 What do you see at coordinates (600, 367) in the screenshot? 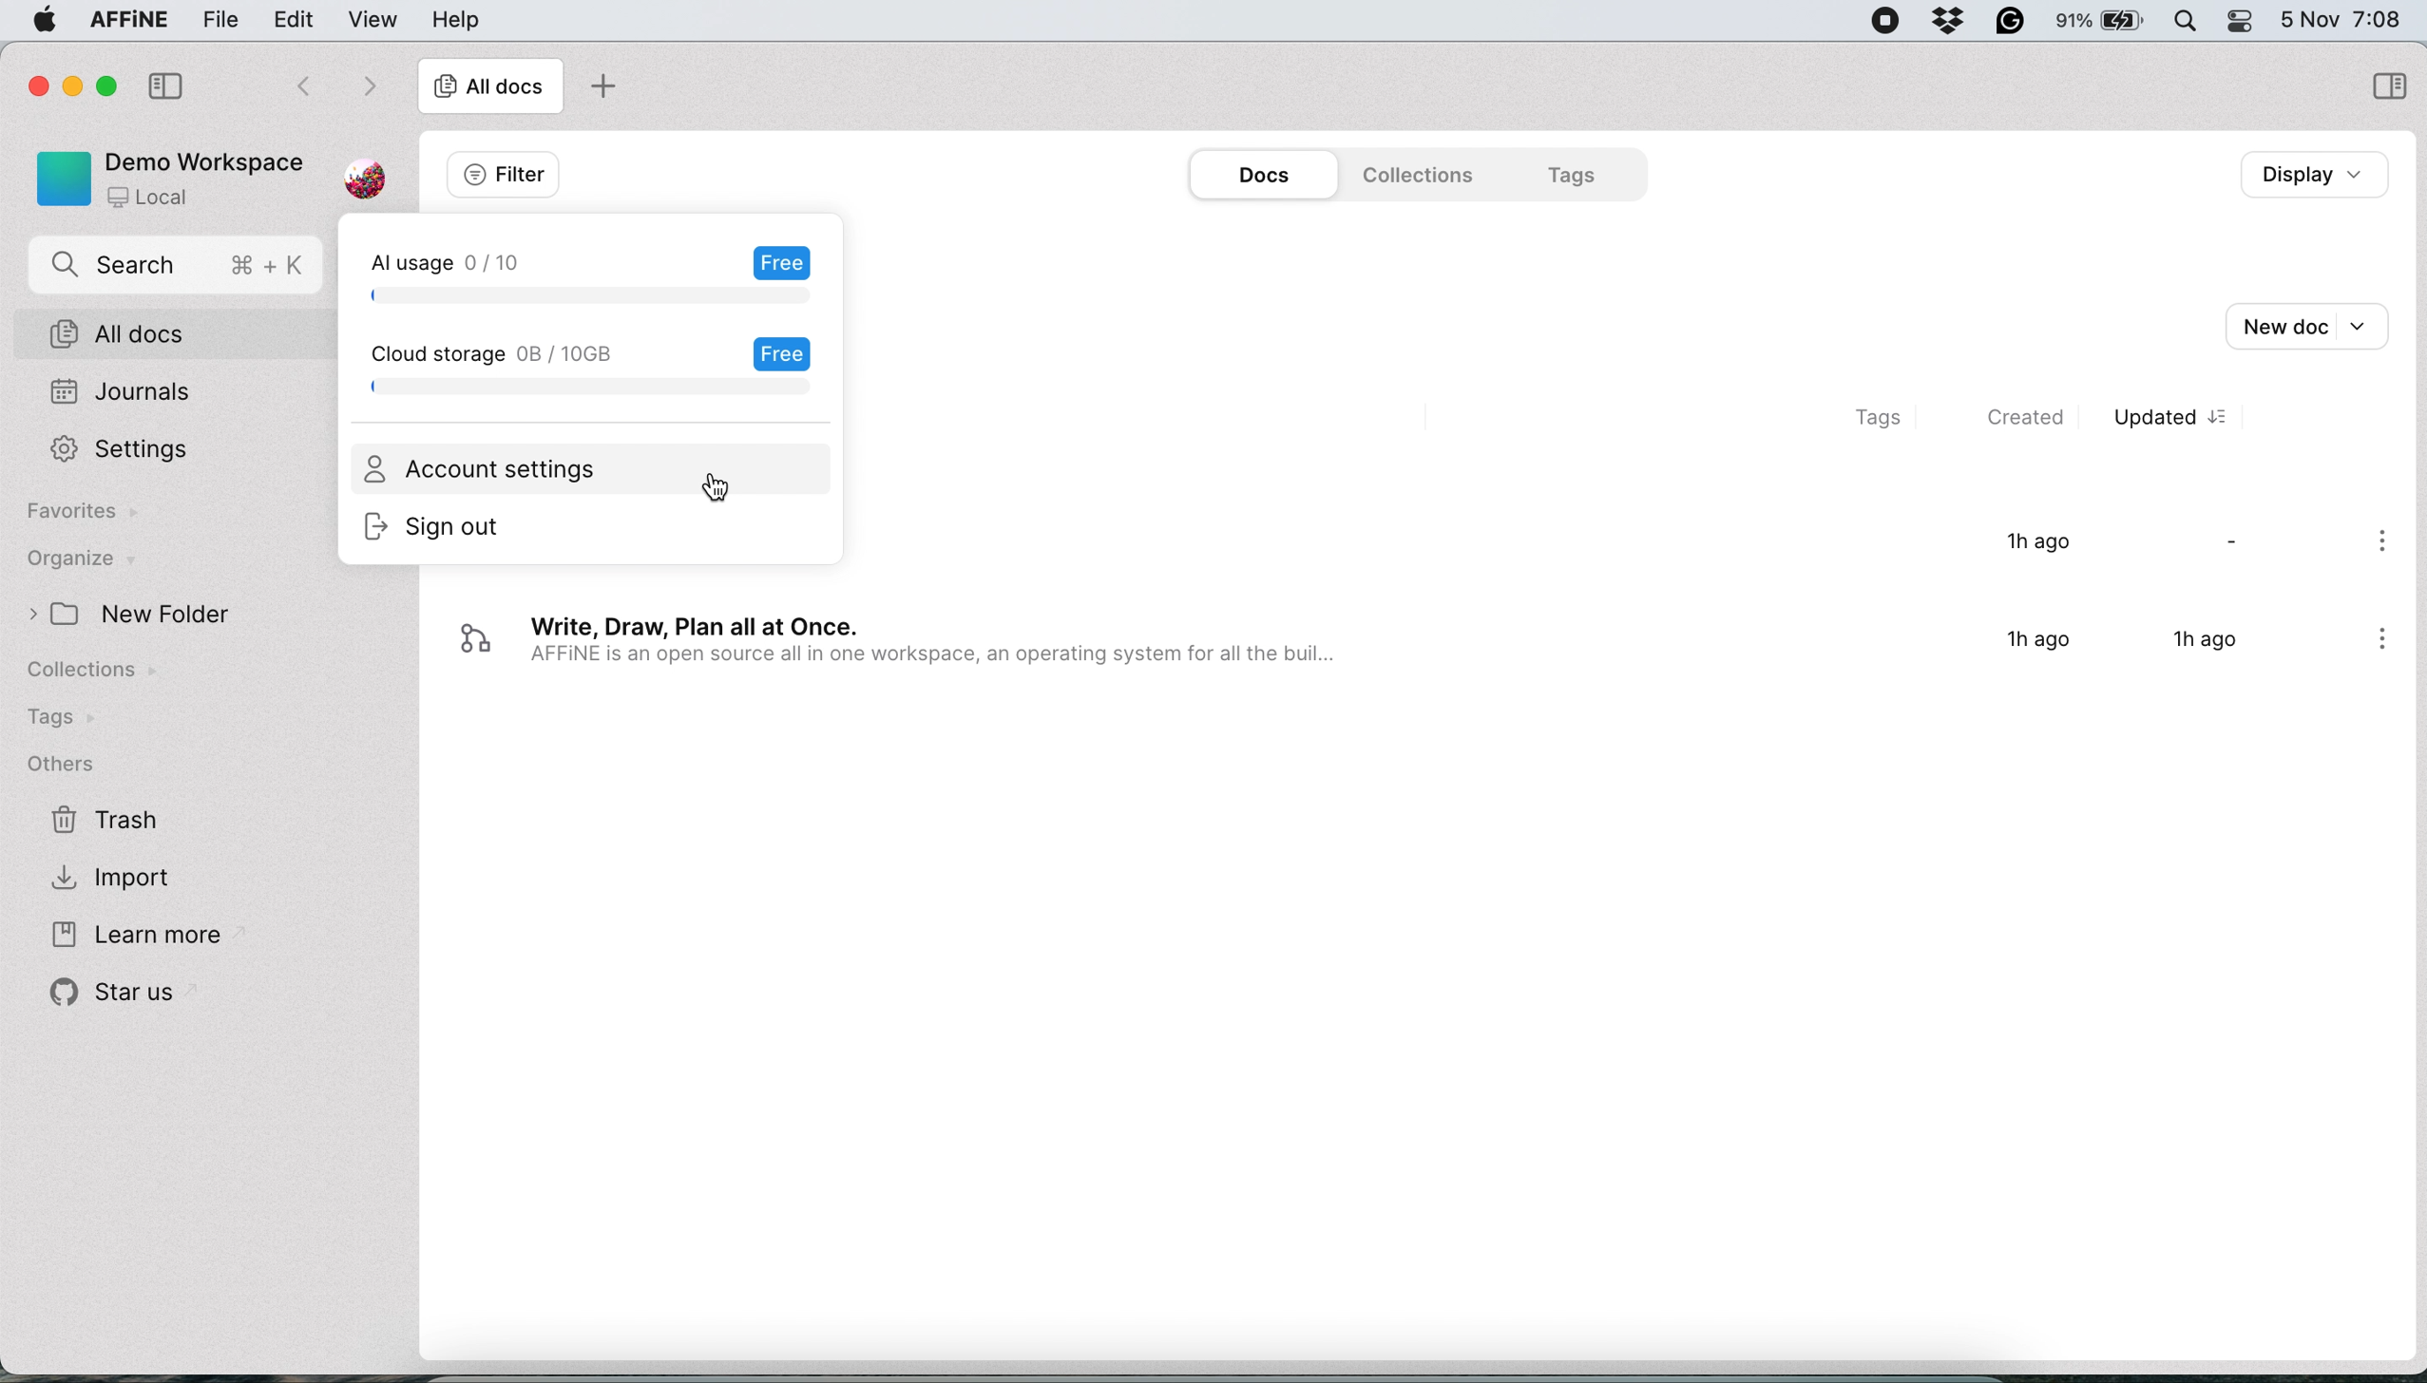
I see `cloud storage` at bounding box center [600, 367].